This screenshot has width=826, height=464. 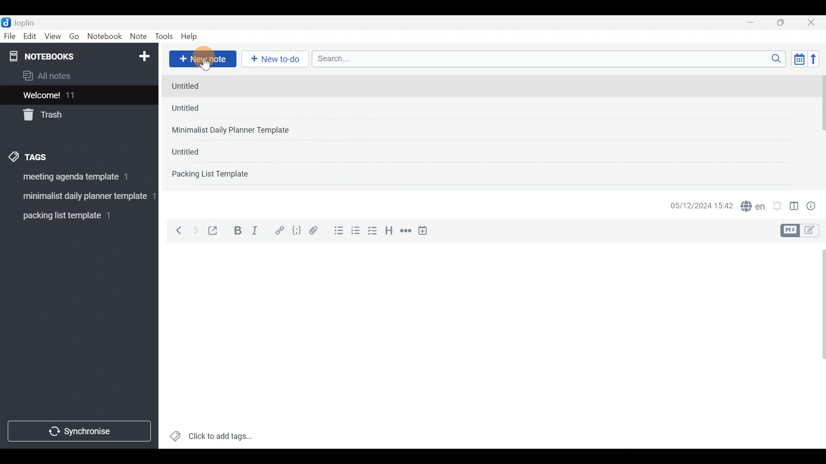 I want to click on View, so click(x=52, y=38).